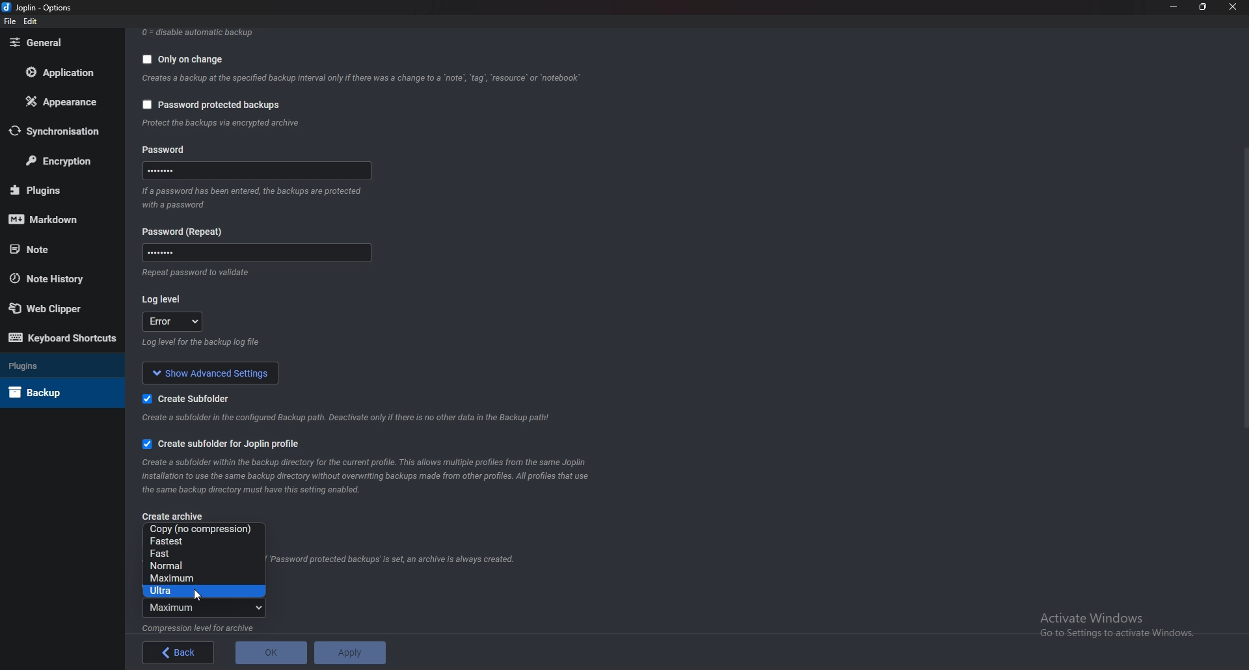 This screenshot has width=1249, height=670. Describe the element at coordinates (350, 417) in the screenshot. I see `info on subfolder` at that location.